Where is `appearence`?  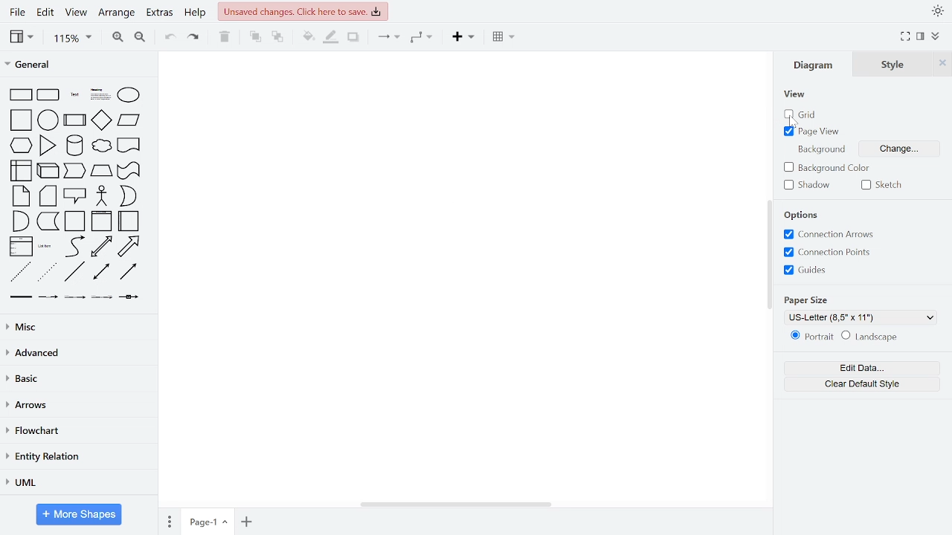
appearence is located at coordinates (937, 10).